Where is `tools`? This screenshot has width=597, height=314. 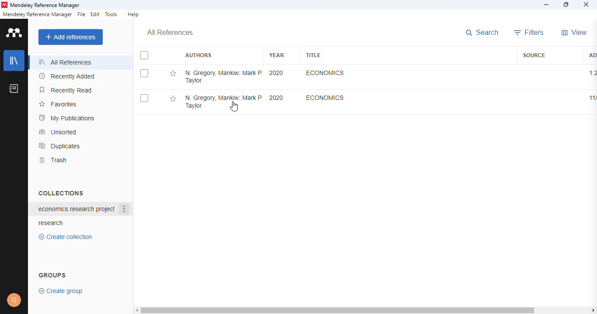
tools is located at coordinates (111, 14).